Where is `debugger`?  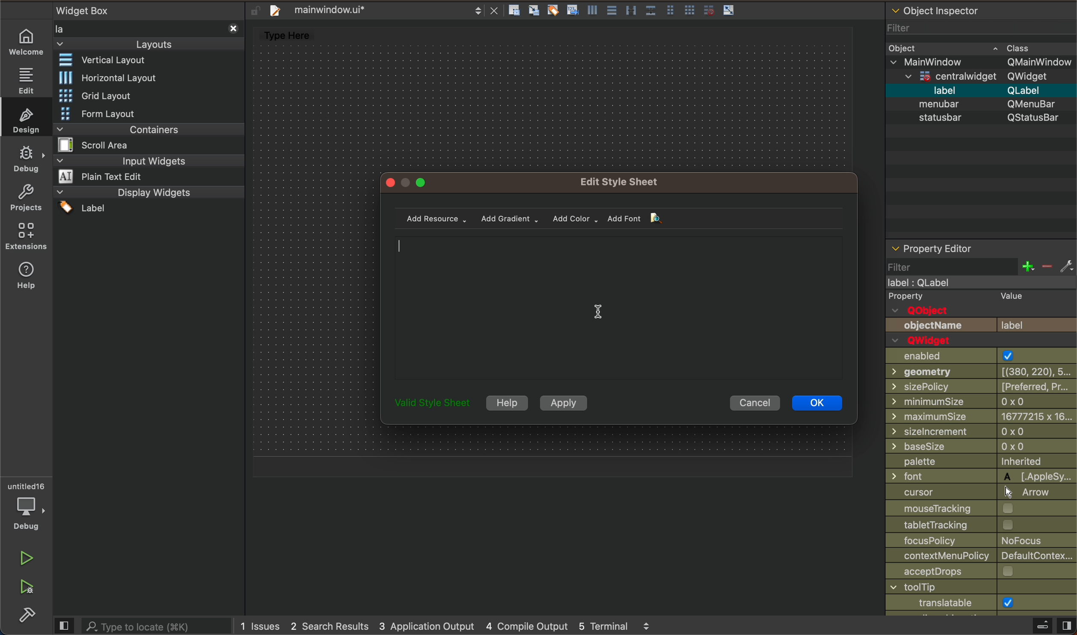 debugger is located at coordinates (29, 505).